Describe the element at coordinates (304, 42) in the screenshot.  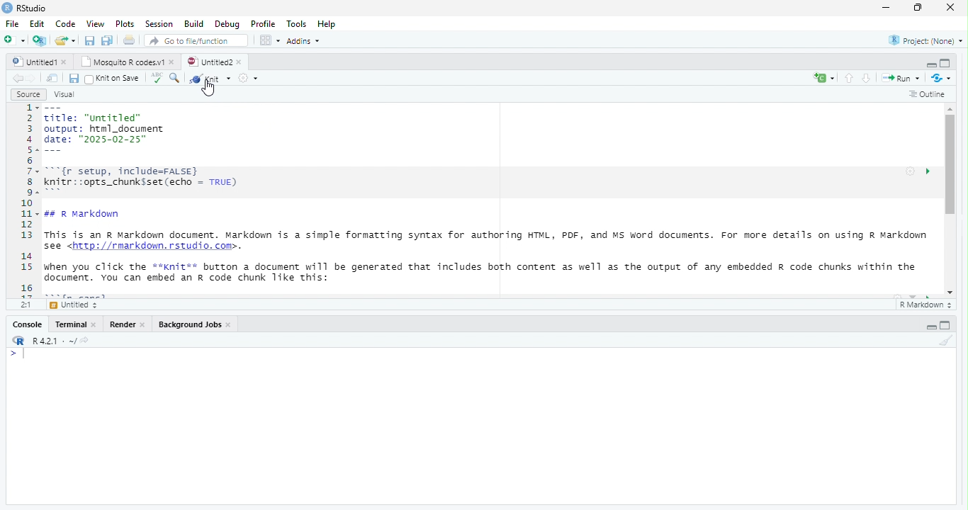
I see `Addins` at that location.